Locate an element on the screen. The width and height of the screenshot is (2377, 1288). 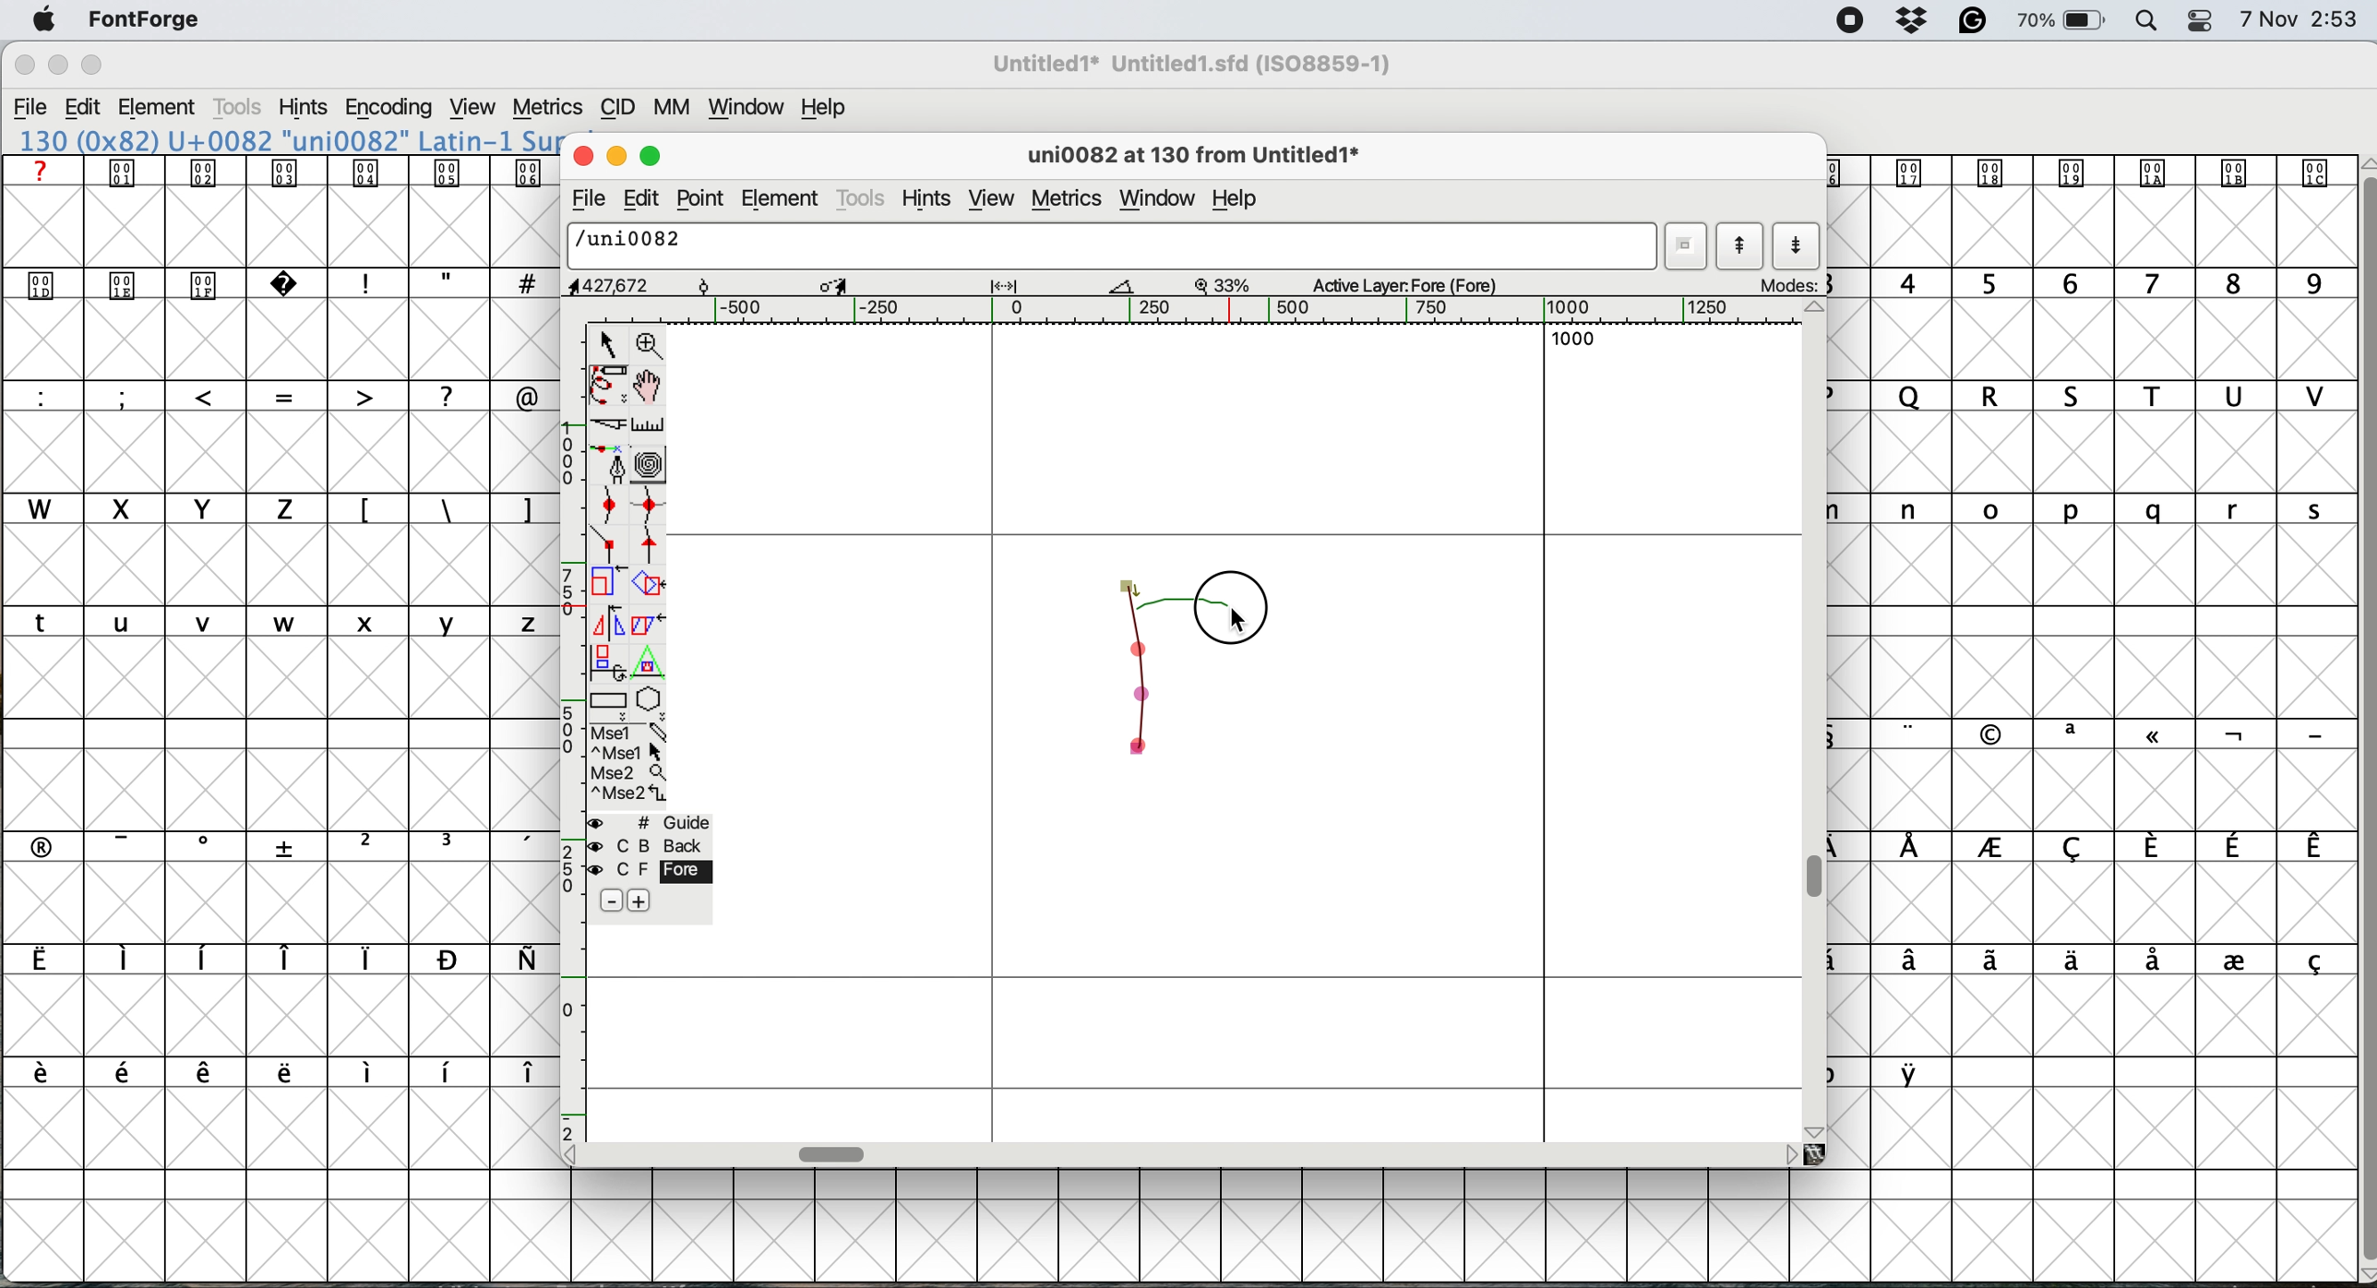
hints is located at coordinates (933, 200).